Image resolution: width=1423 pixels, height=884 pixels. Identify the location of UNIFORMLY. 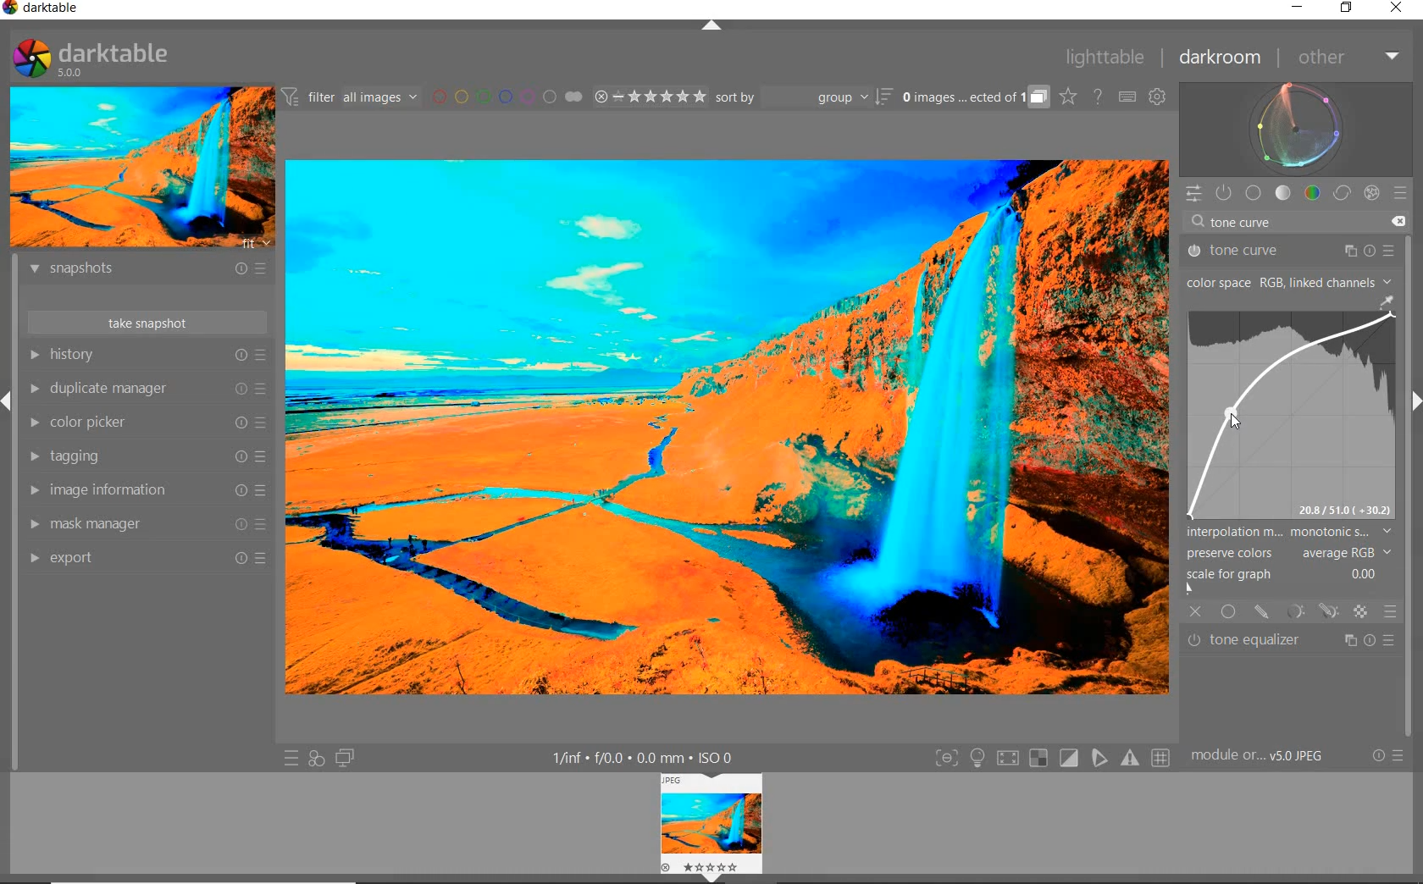
(1228, 612).